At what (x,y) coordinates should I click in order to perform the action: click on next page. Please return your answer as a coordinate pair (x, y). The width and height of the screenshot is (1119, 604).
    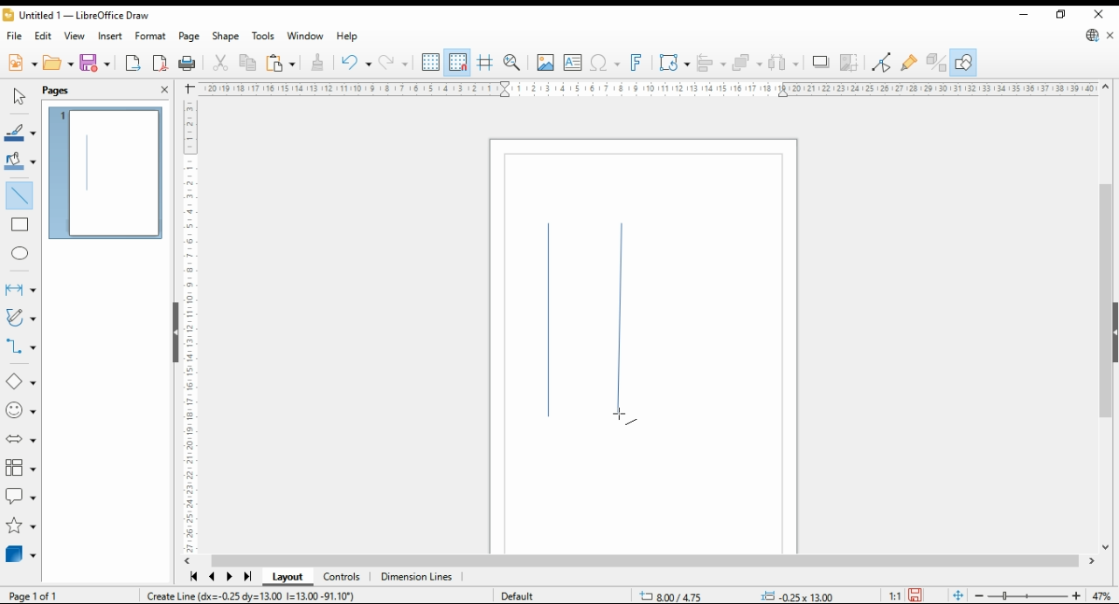
    Looking at the image, I should click on (229, 578).